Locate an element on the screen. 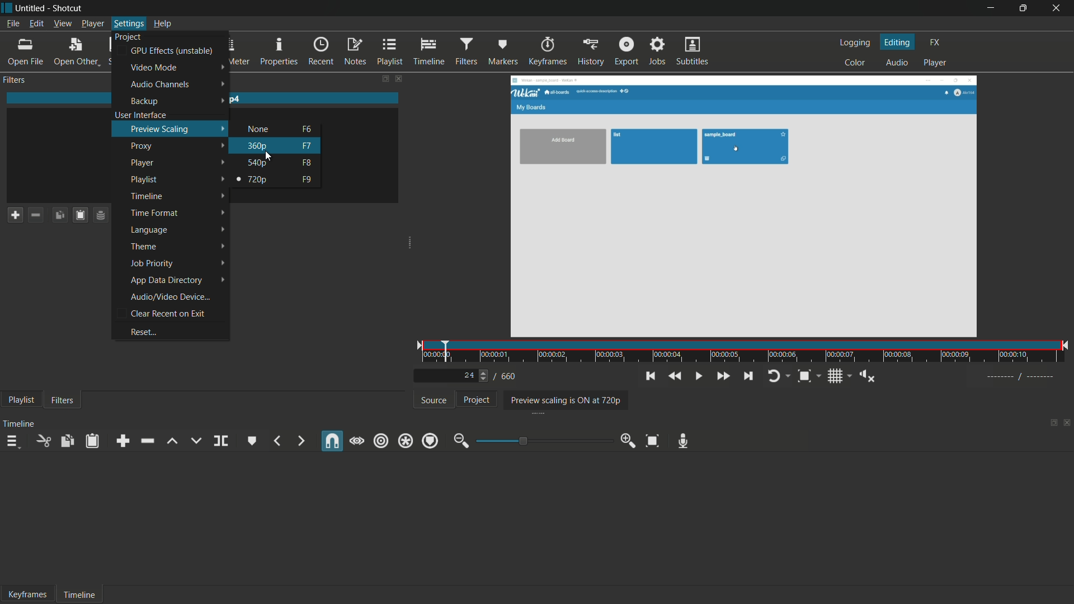 This screenshot has height=604, width=1074. preview scaling is located at coordinates (161, 129).